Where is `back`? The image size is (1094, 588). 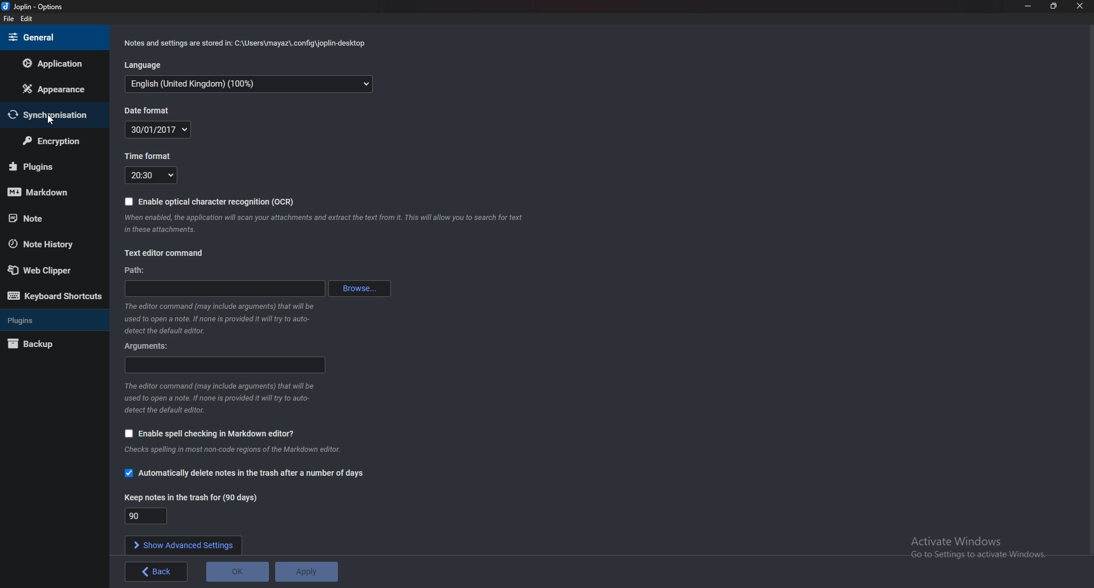 back is located at coordinates (156, 571).